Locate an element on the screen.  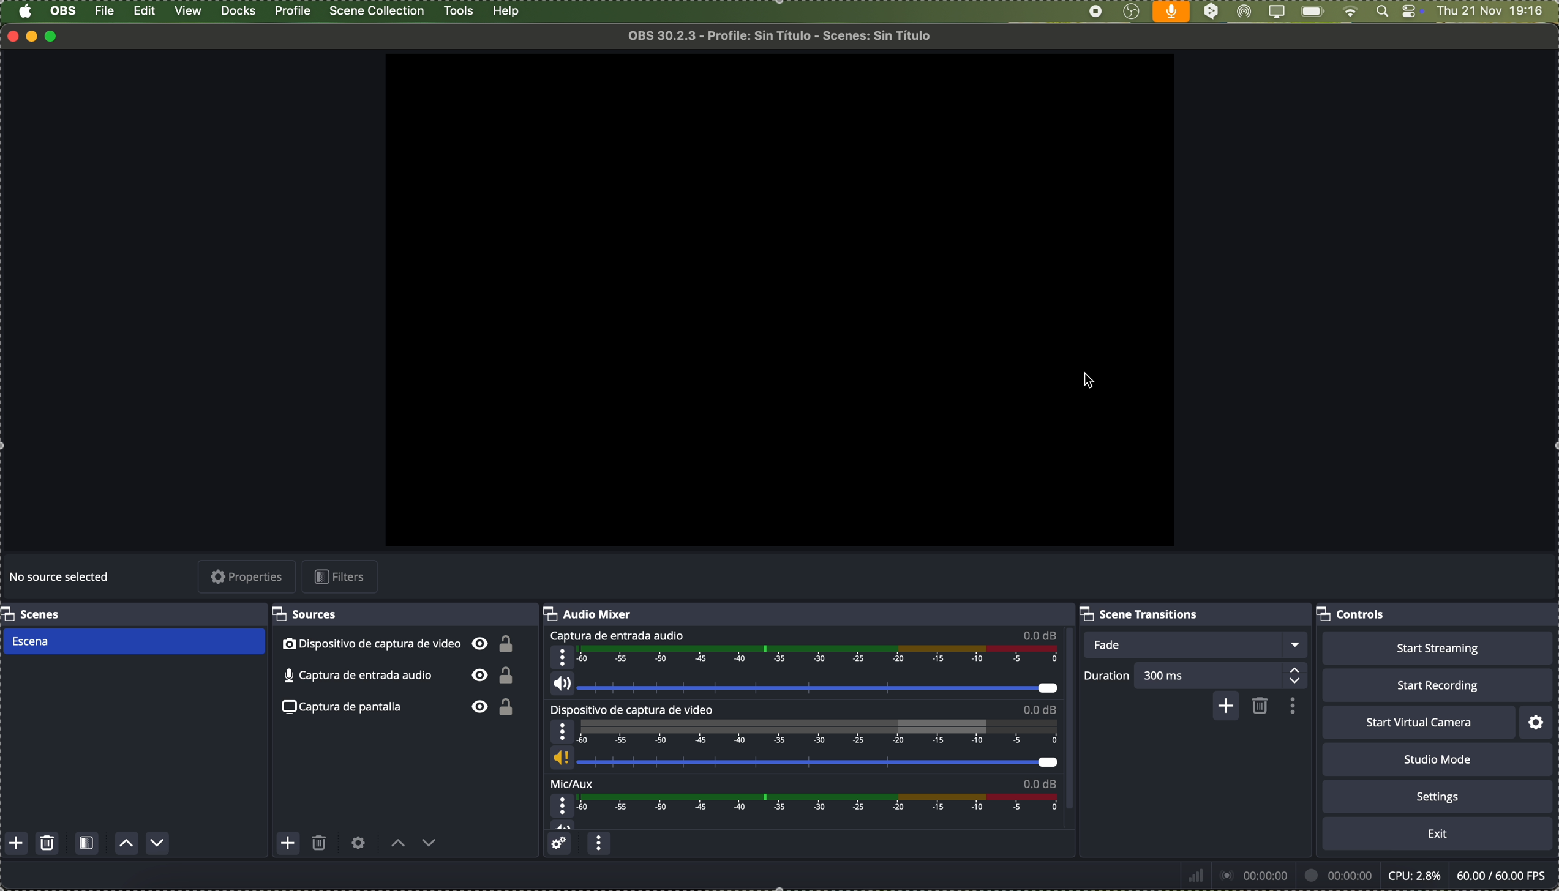
properties is located at coordinates (248, 578).